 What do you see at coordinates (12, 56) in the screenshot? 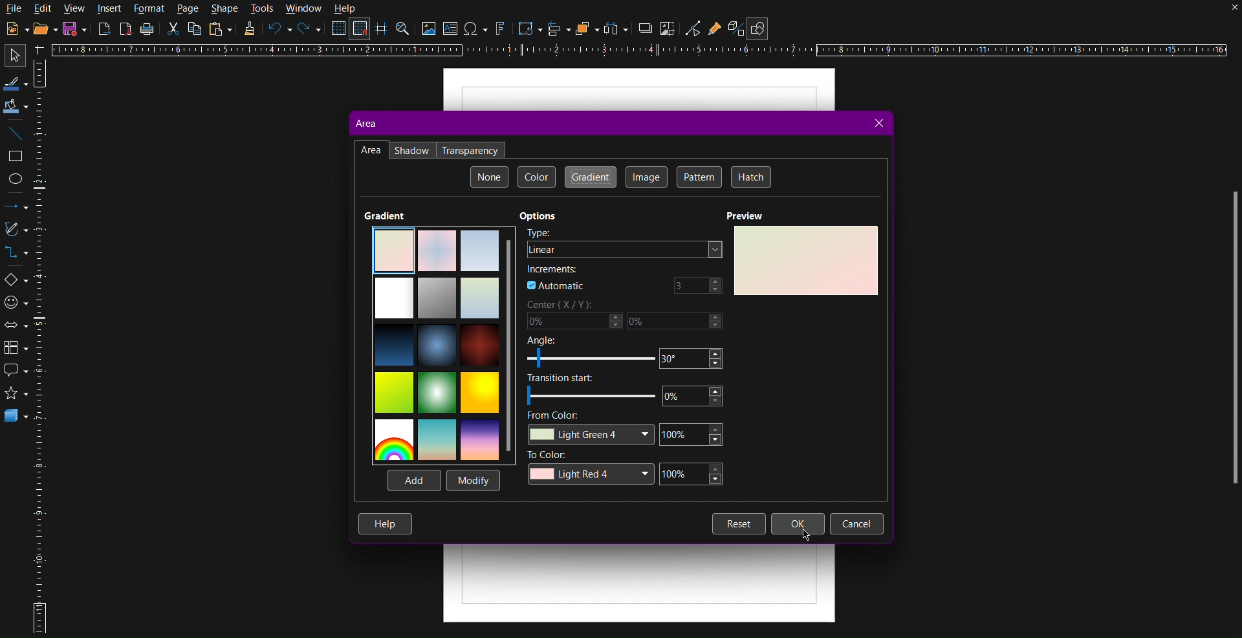
I see `Select` at bounding box center [12, 56].